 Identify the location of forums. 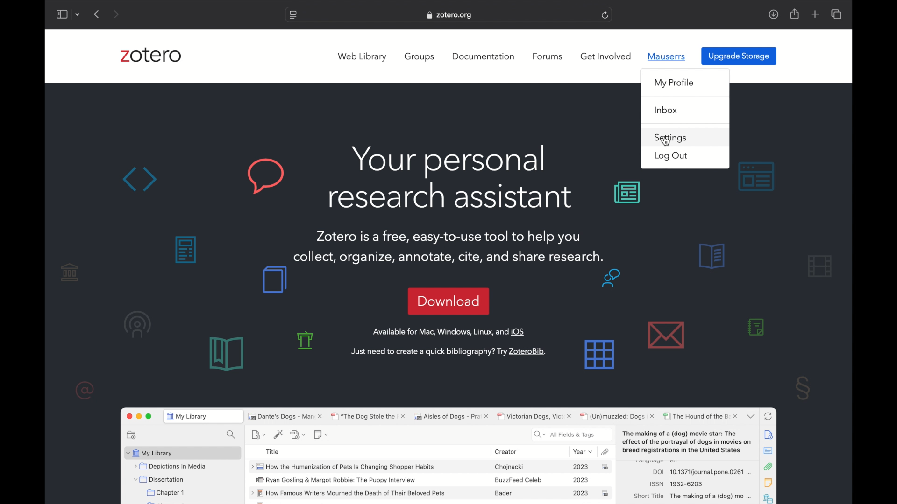
(549, 56).